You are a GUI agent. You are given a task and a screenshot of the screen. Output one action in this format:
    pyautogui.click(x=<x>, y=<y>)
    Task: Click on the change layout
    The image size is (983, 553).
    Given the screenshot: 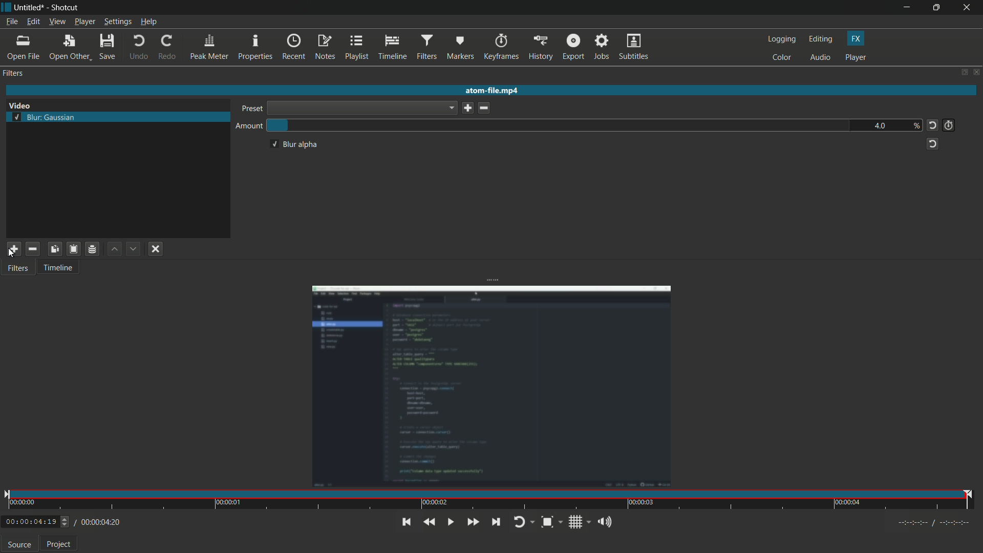 What is the action you would take?
    pyautogui.click(x=961, y=72)
    